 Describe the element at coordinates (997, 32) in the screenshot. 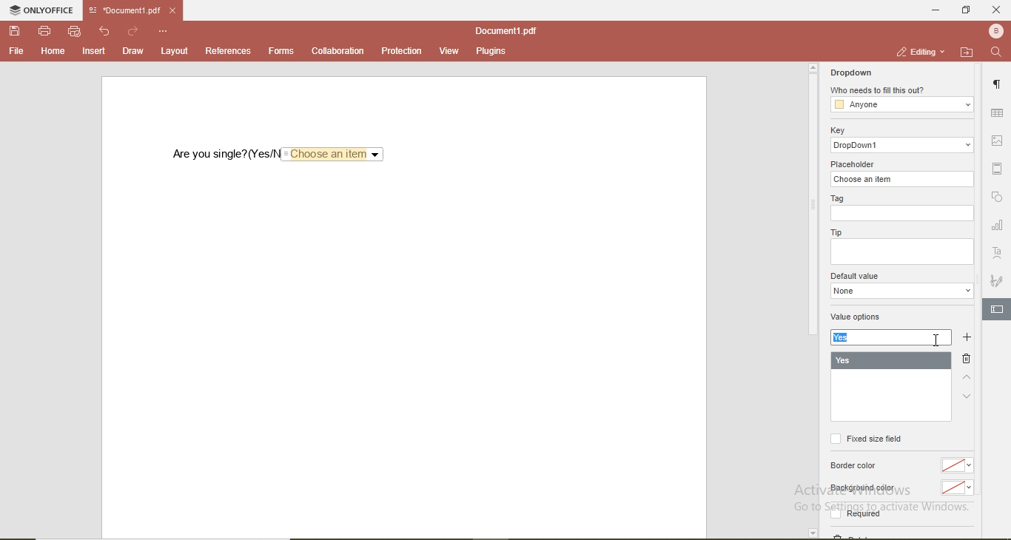

I see `profile` at that location.